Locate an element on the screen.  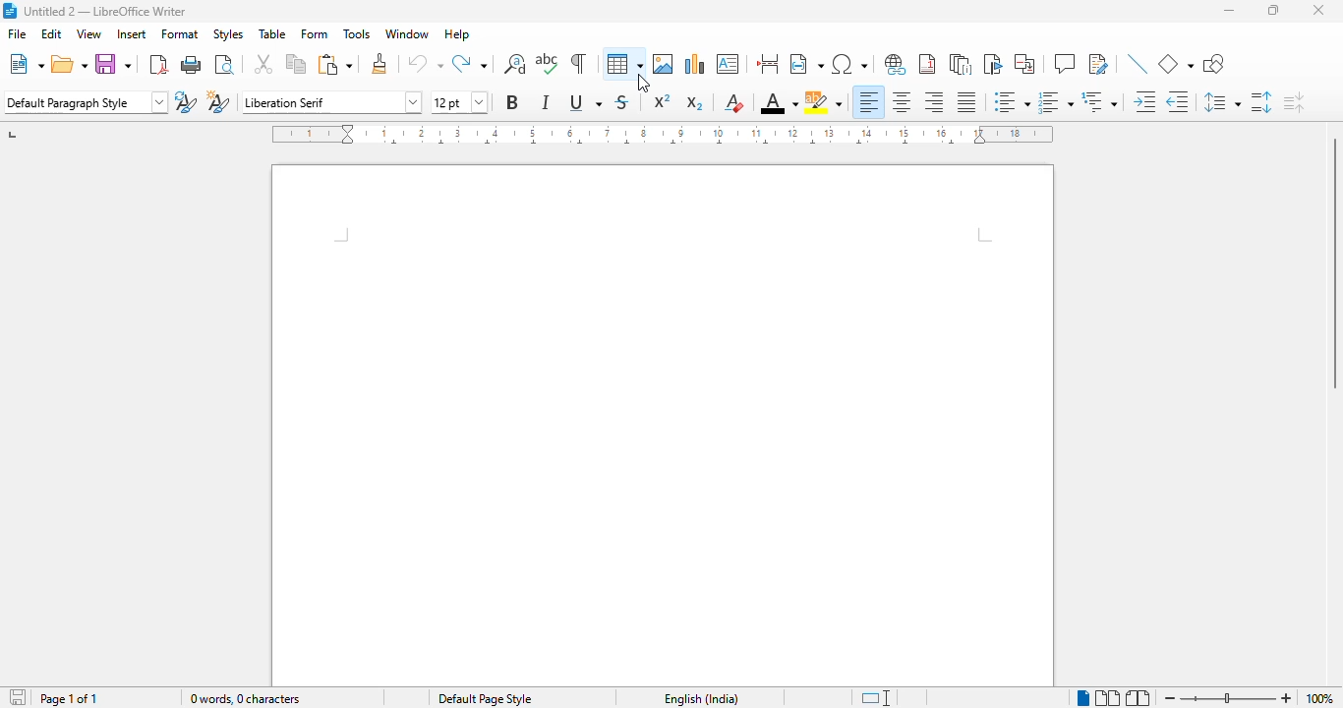
undo is located at coordinates (426, 64).